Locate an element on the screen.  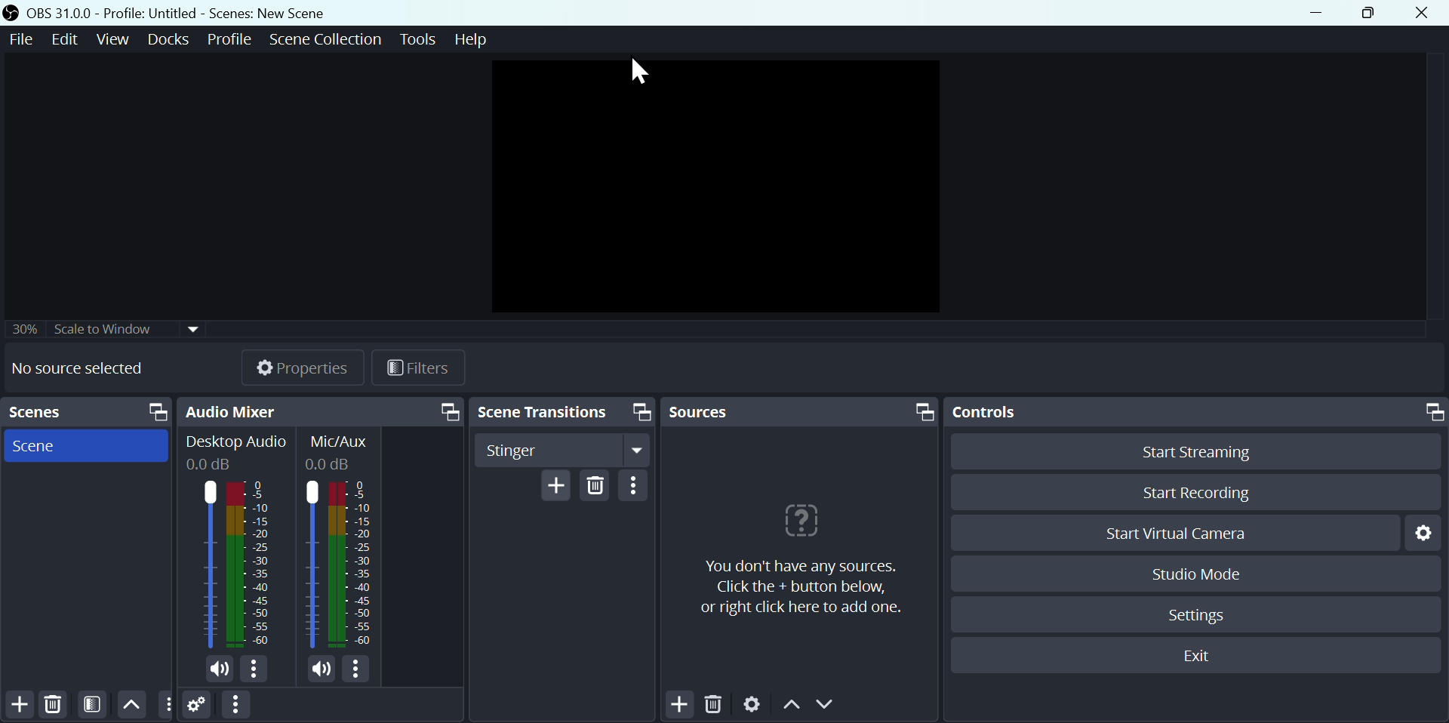
volume is located at coordinates (325, 671).